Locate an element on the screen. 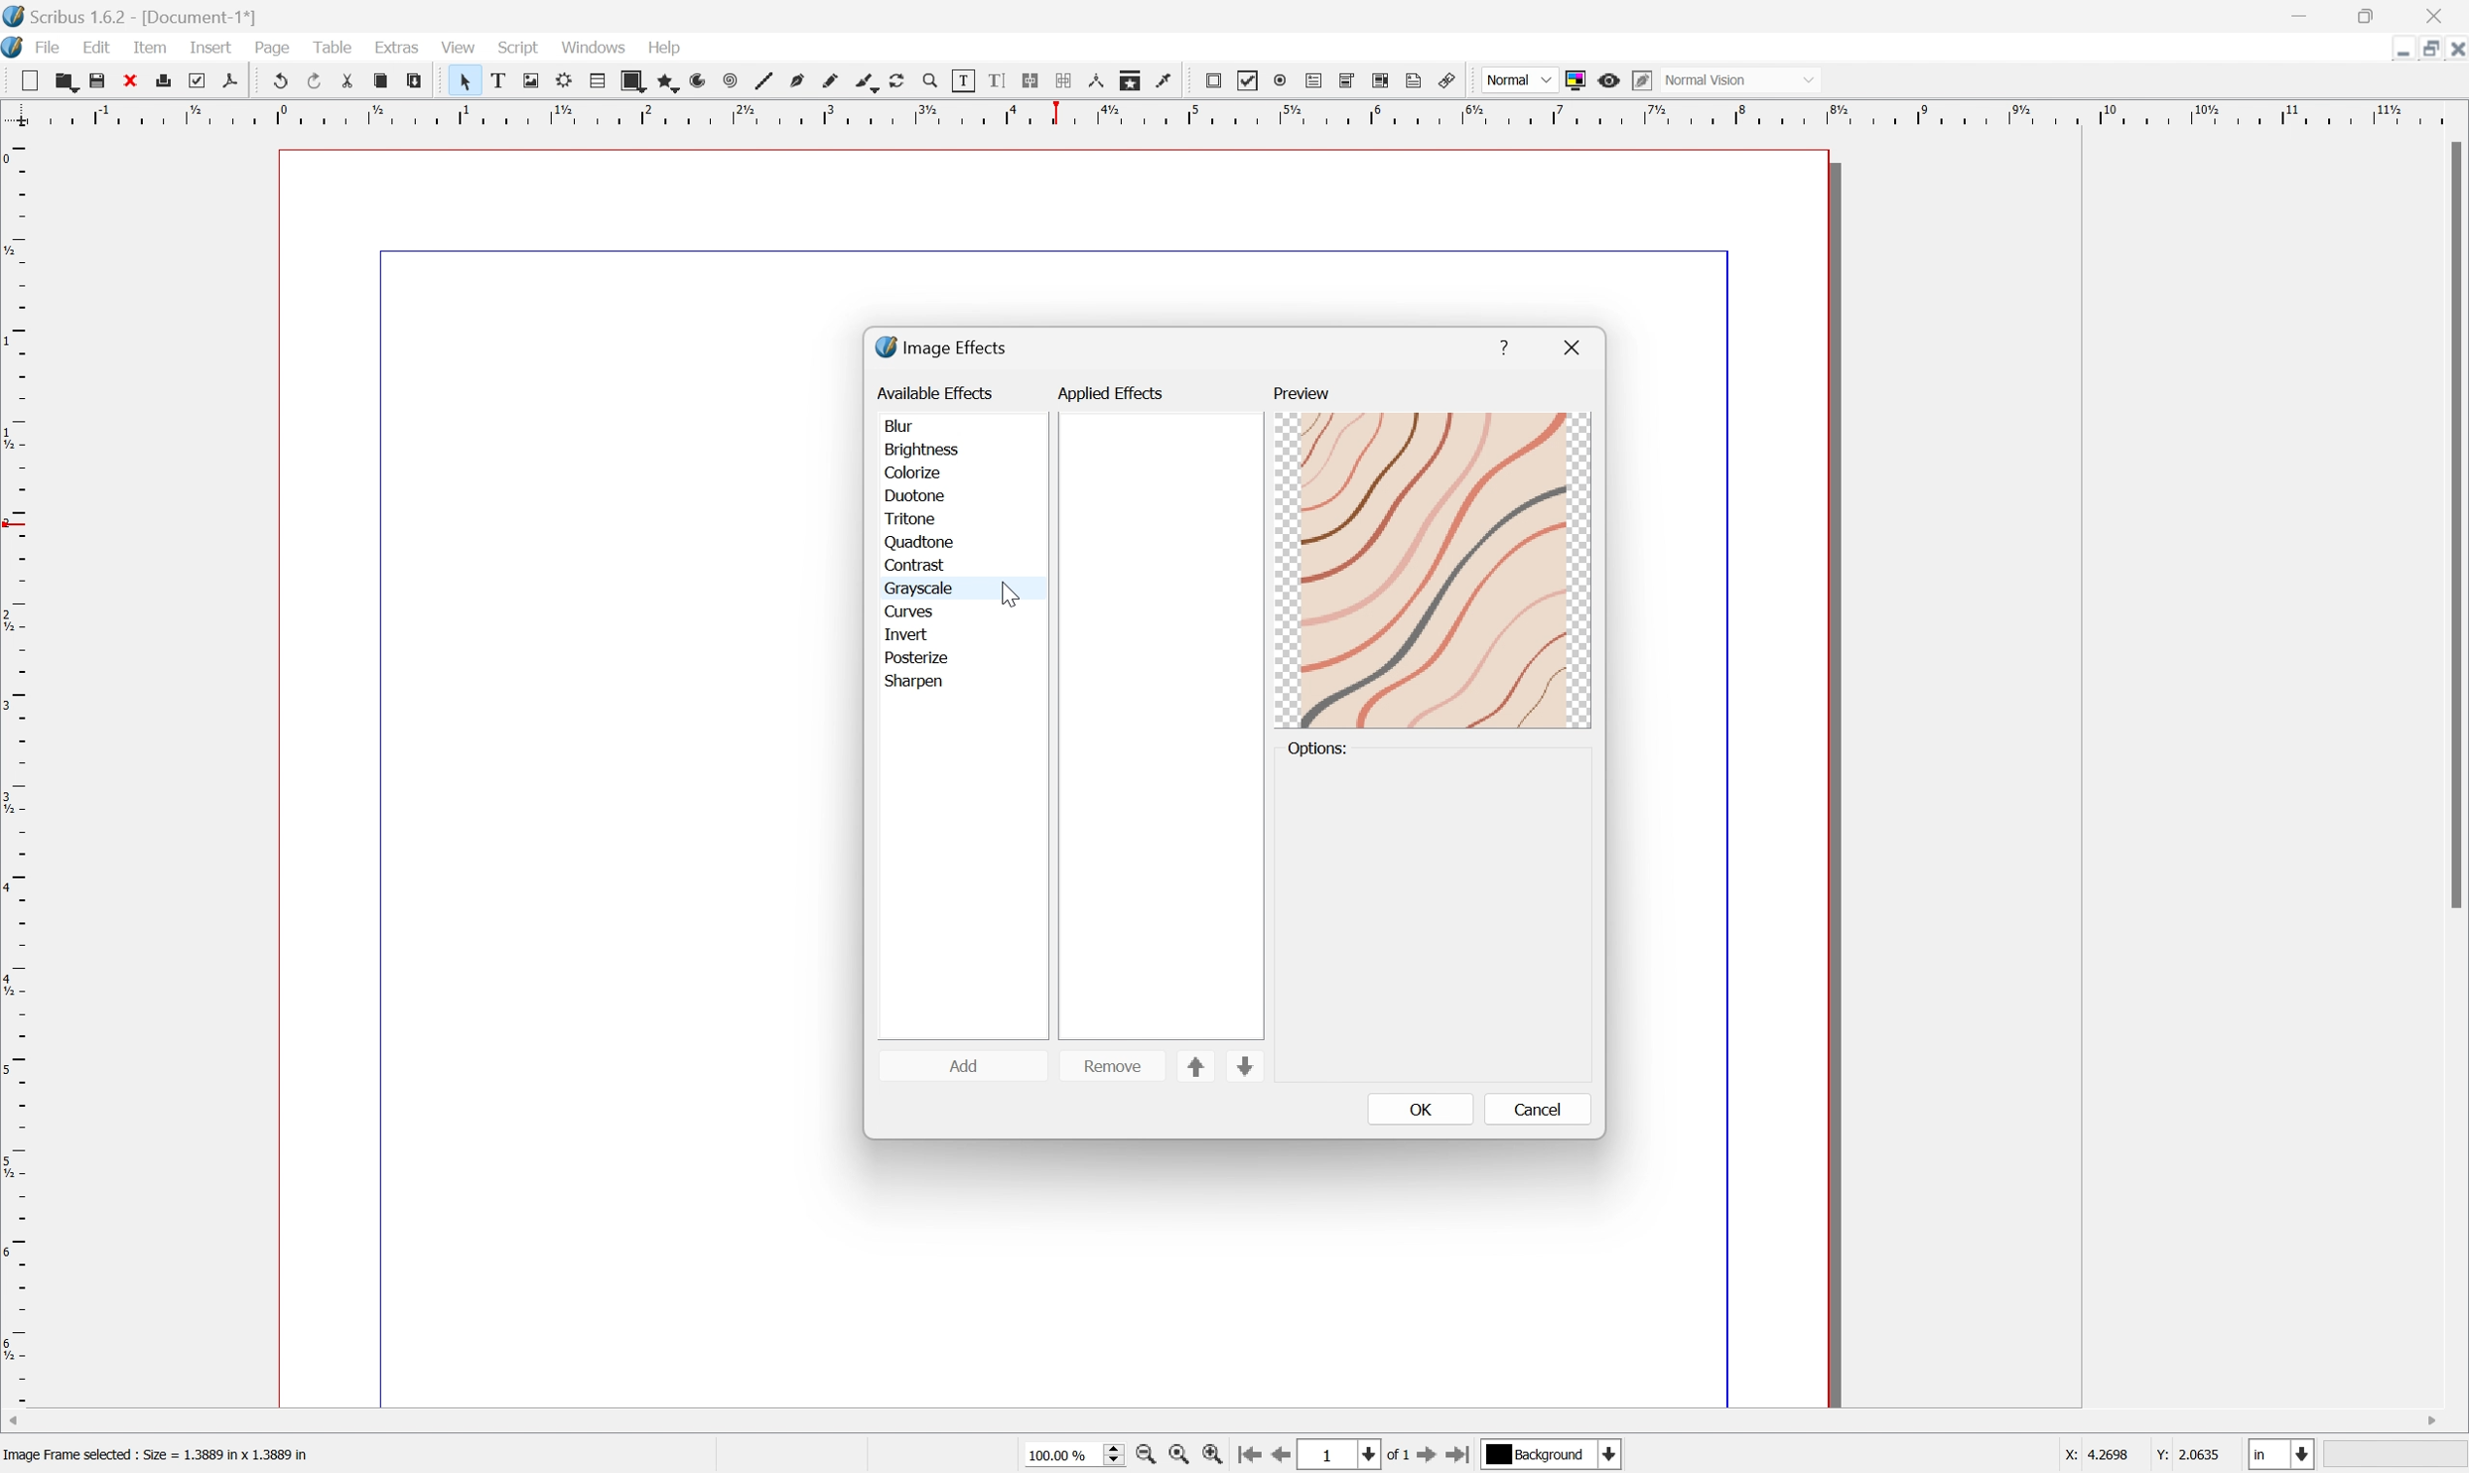 This screenshot has height=1473, width=2469. Redo is located at coordinates (321, 82).